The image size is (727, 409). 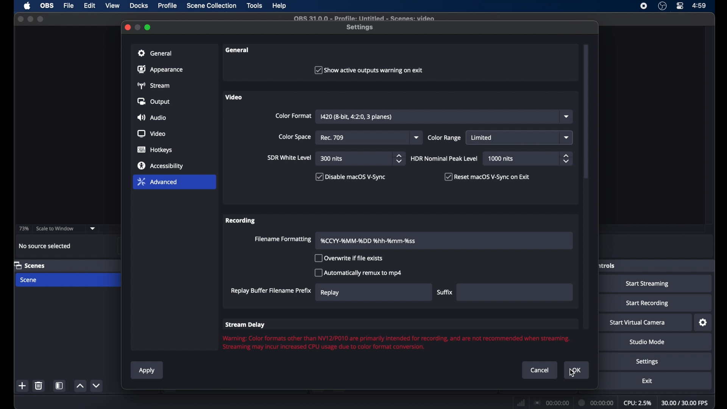 What do you see at coordinates (113, 6) in the screenshot?
I see `view` at bounding box center [113, 6].